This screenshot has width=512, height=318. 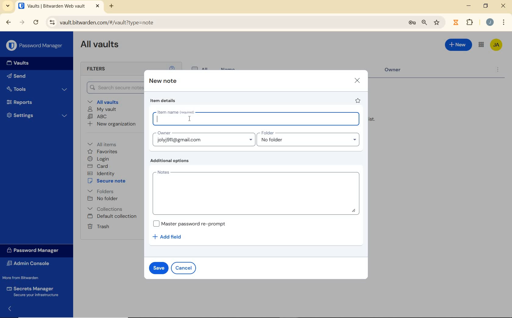 What do you see at coordinates (98, 226) in the screenshot?
I see `Trash` at bounding box center [98, 226].